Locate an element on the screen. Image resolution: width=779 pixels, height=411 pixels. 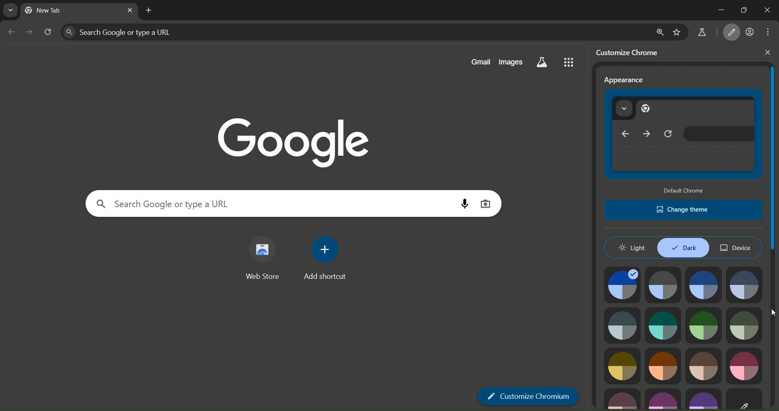
appearance preview is located at coordinates (682, 135).